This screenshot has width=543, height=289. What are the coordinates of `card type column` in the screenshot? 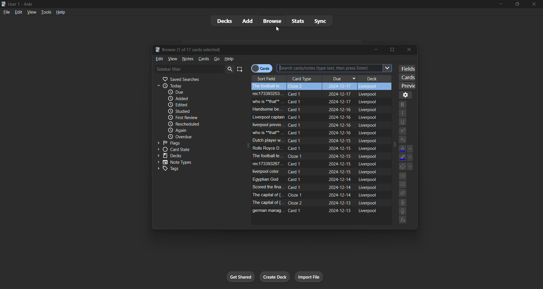 It's located at (306, 79).